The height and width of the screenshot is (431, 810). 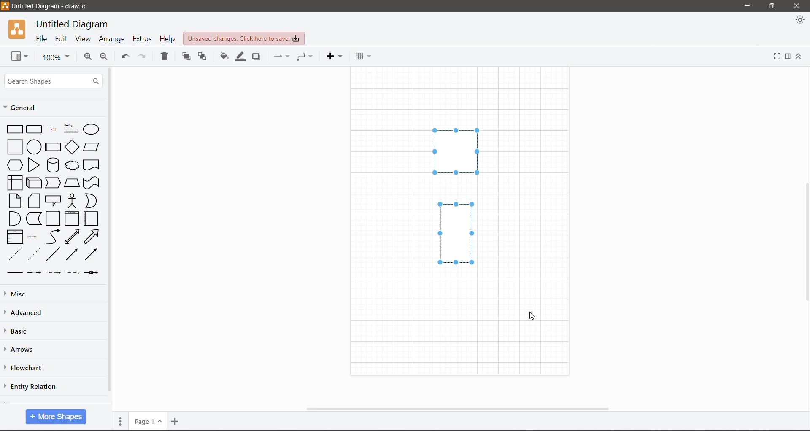 I want to click on Zoom In, so click(x=88, y=58).